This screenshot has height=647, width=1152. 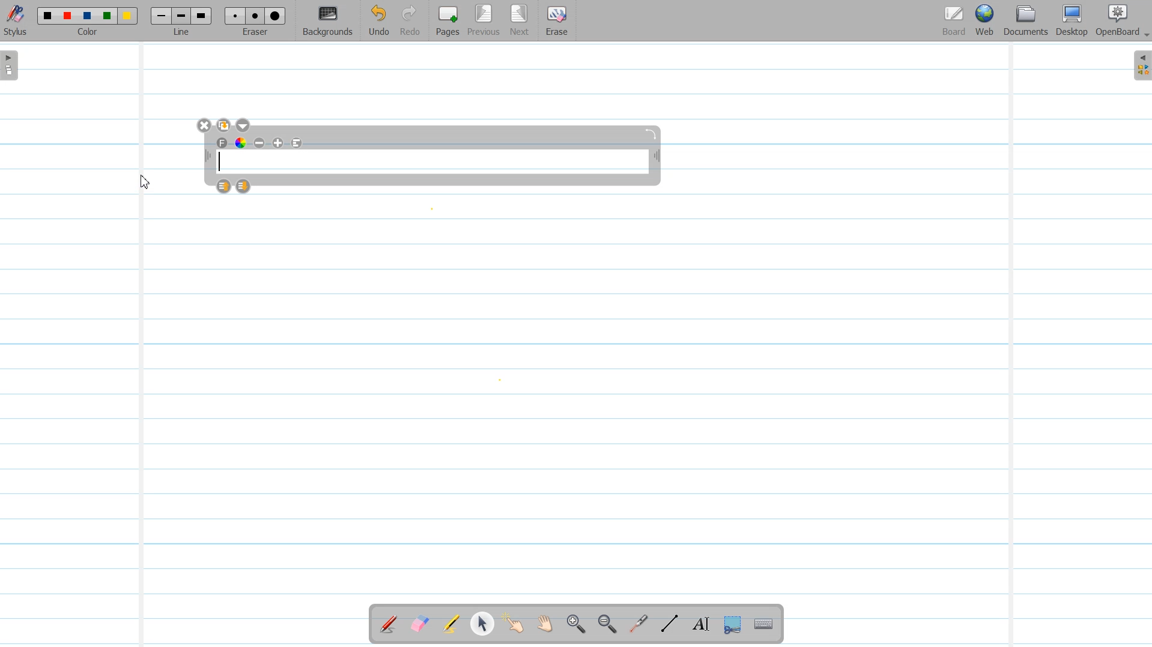 What do you see at coordinates (1140, 65) in the screenshot?
I see `Sidebar ` at bounding box center [1140, 65].